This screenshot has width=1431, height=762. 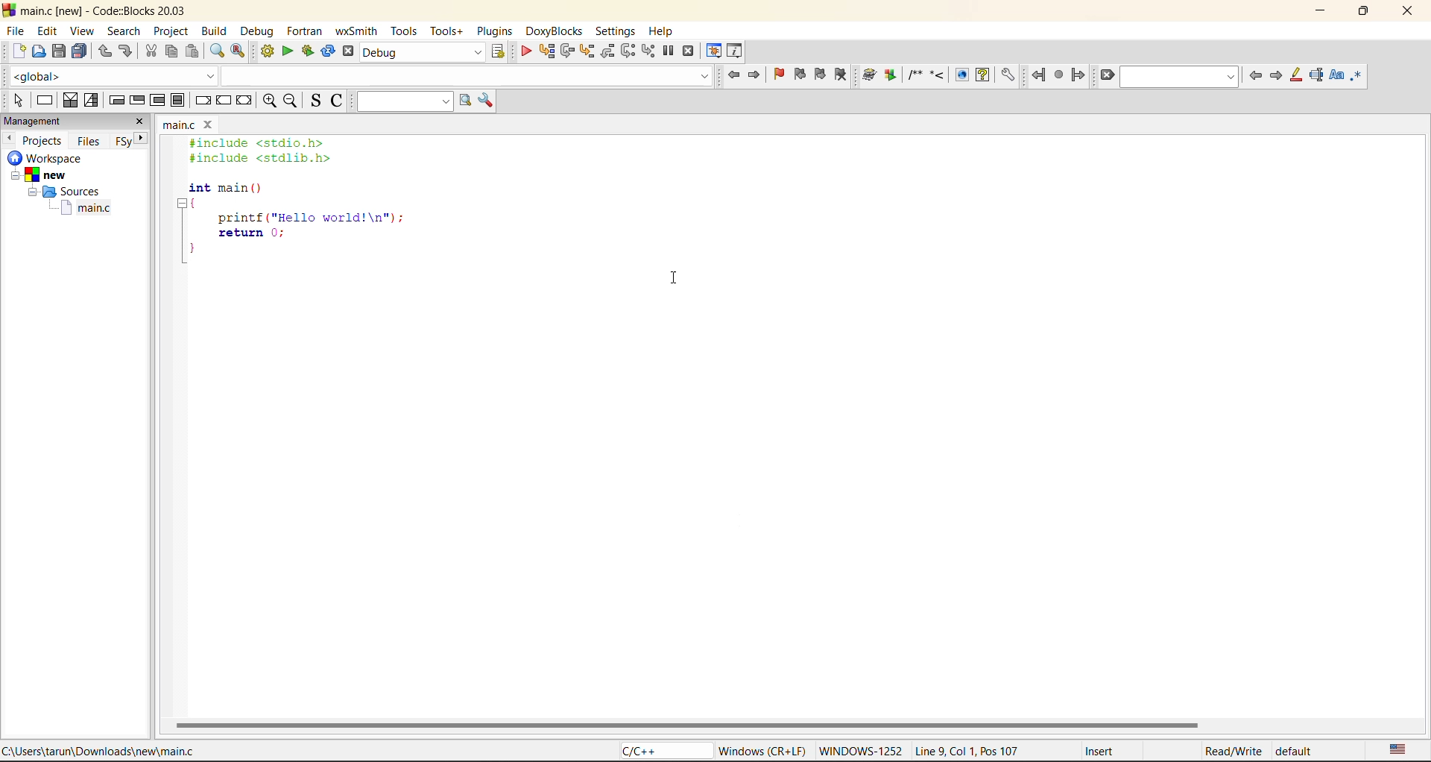 What do you see at coordinates (244, 101) in the screenshot?
I see `return instruction` at bounding box center [244, 101].